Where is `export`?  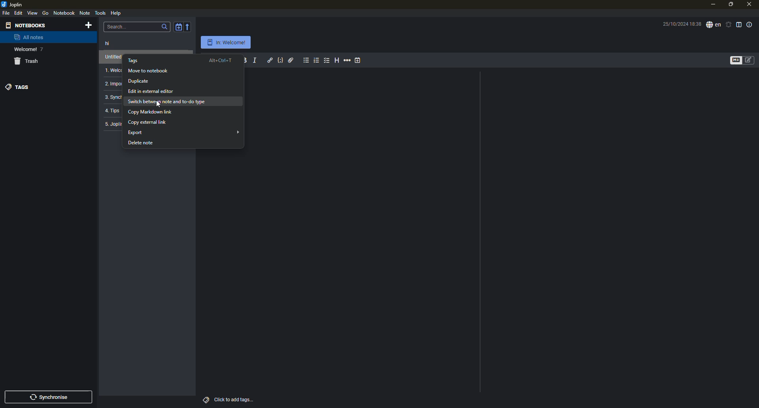
export is located at coordinates (185, 133).